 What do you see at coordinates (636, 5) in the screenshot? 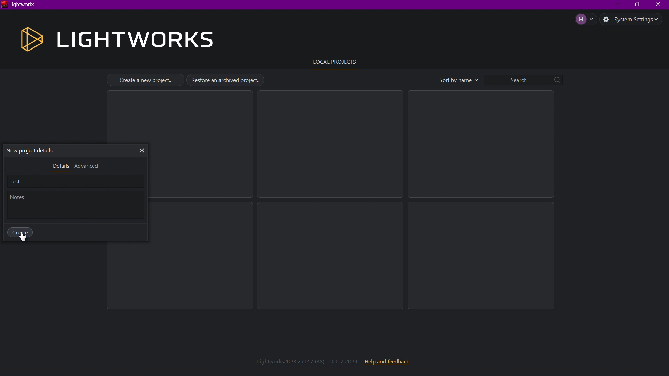
I see `Maximize` at bounding box center [636, 5].